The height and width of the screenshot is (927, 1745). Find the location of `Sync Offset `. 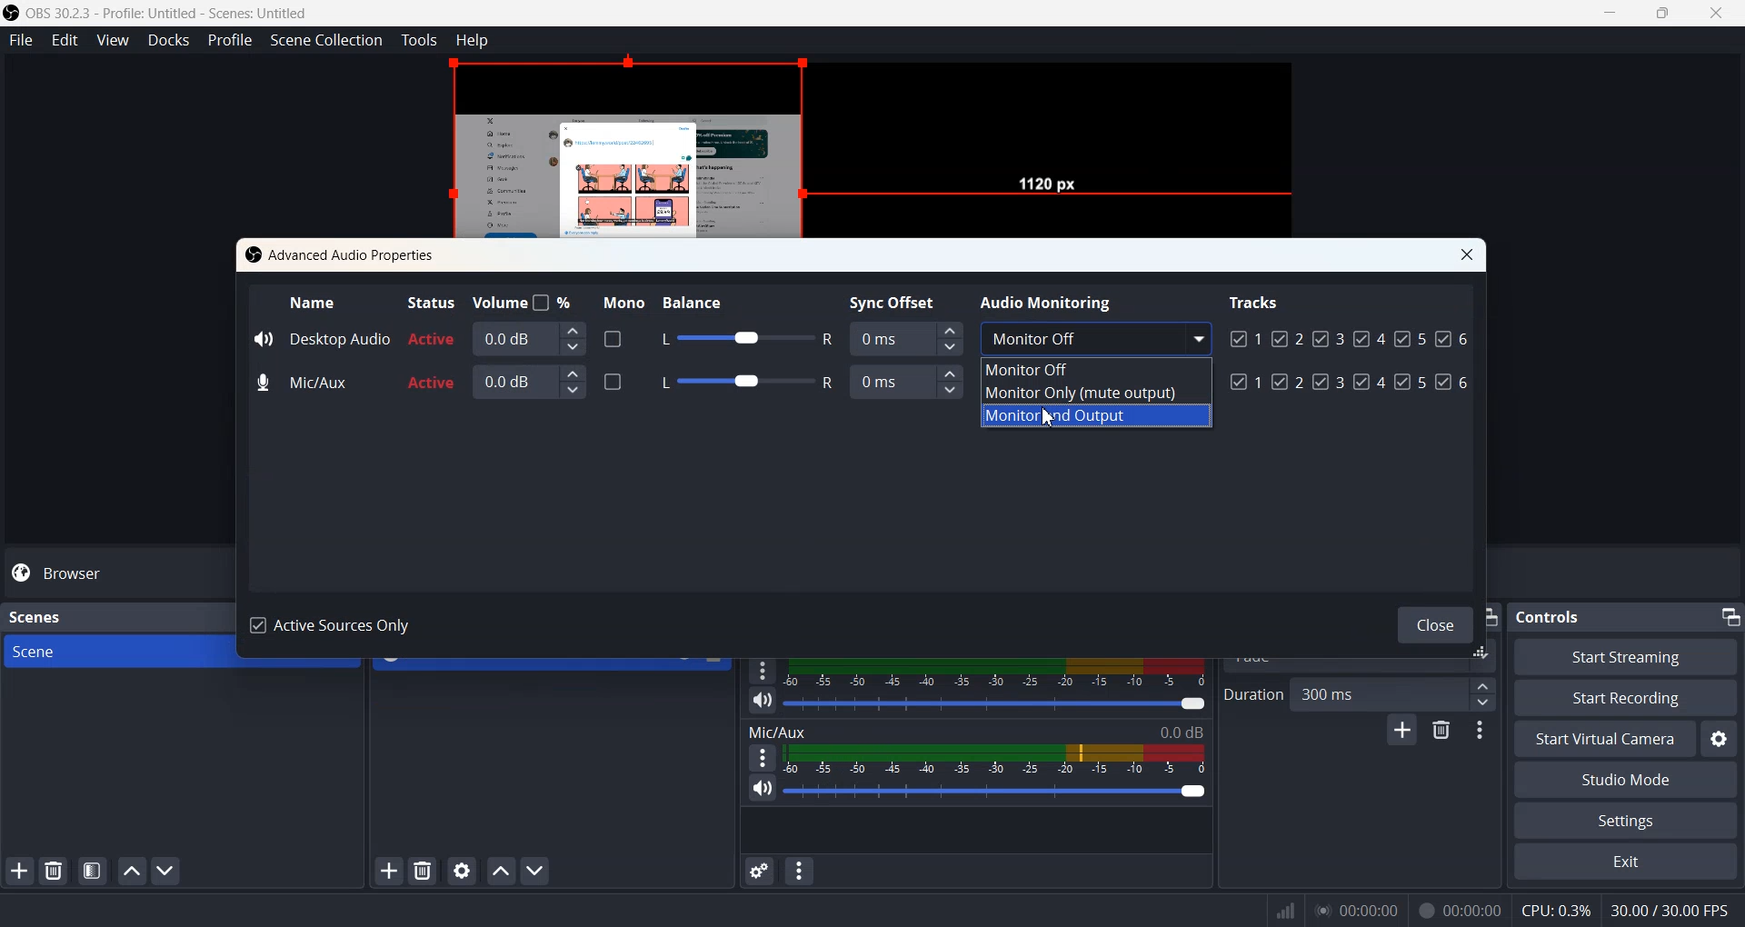

Sync Offset  is located at coordinates (905, 337).